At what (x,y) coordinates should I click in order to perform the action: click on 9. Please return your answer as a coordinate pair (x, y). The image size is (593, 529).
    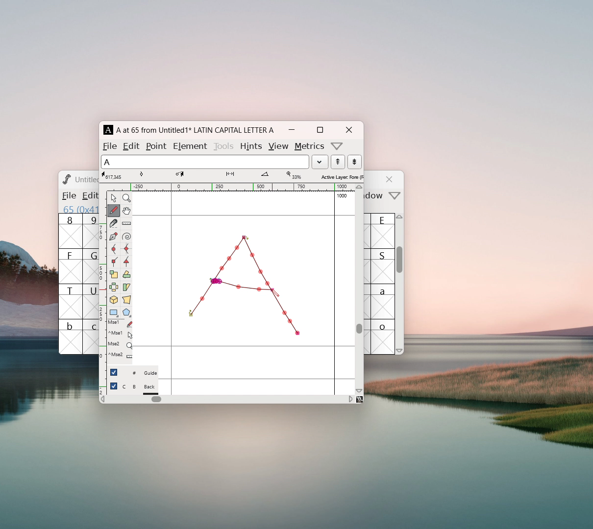
    Looking at the image, I should click on (91, 231).